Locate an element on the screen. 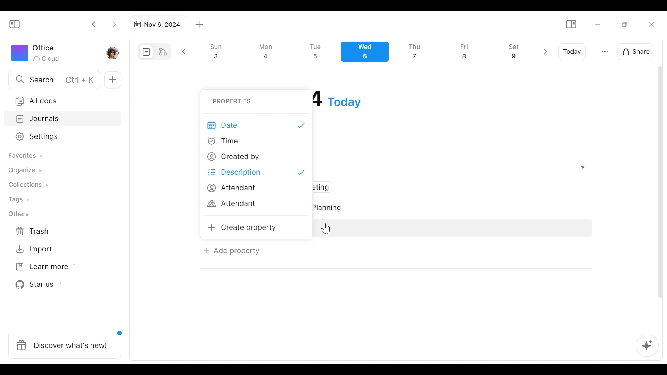 This screenshot has width=667, height=375. Organize is located at coordinates (24, 171).